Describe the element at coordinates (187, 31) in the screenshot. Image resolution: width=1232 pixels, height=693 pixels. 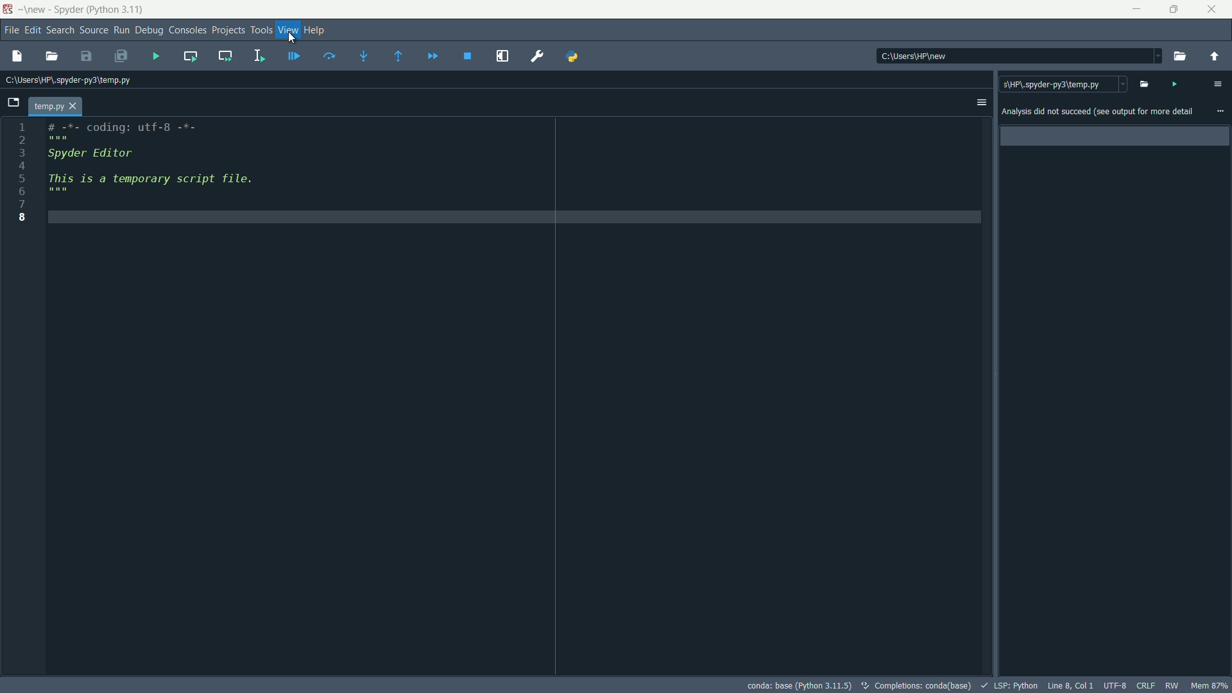
I see `consoles` at that location.